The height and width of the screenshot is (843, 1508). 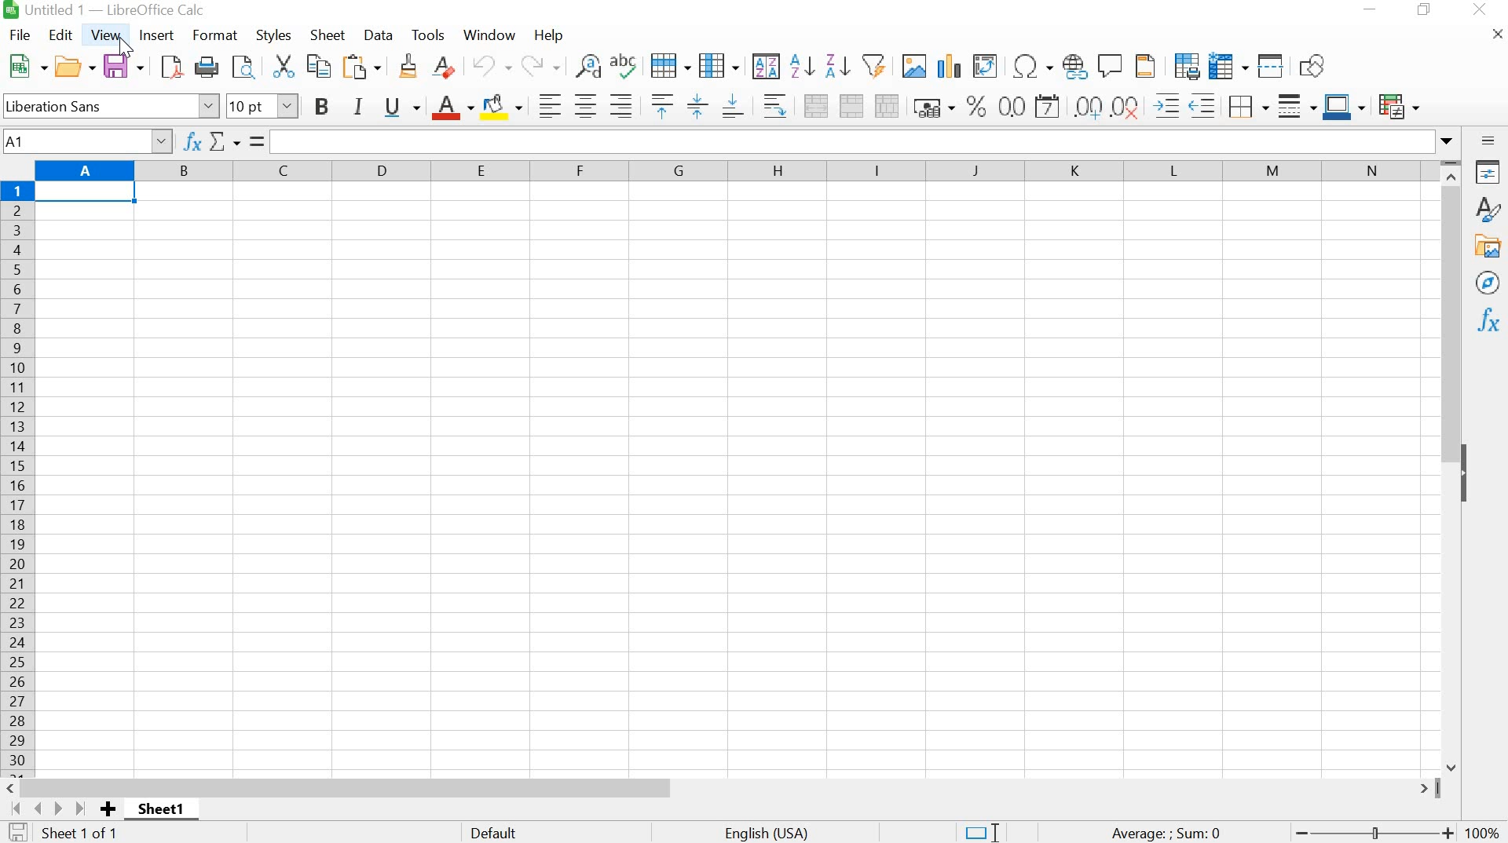 What do you see at coordinates (451, 70) in the screenshot?
I see `CLEAR DIRECT FORMATTING` at bounding box center [451, 70].